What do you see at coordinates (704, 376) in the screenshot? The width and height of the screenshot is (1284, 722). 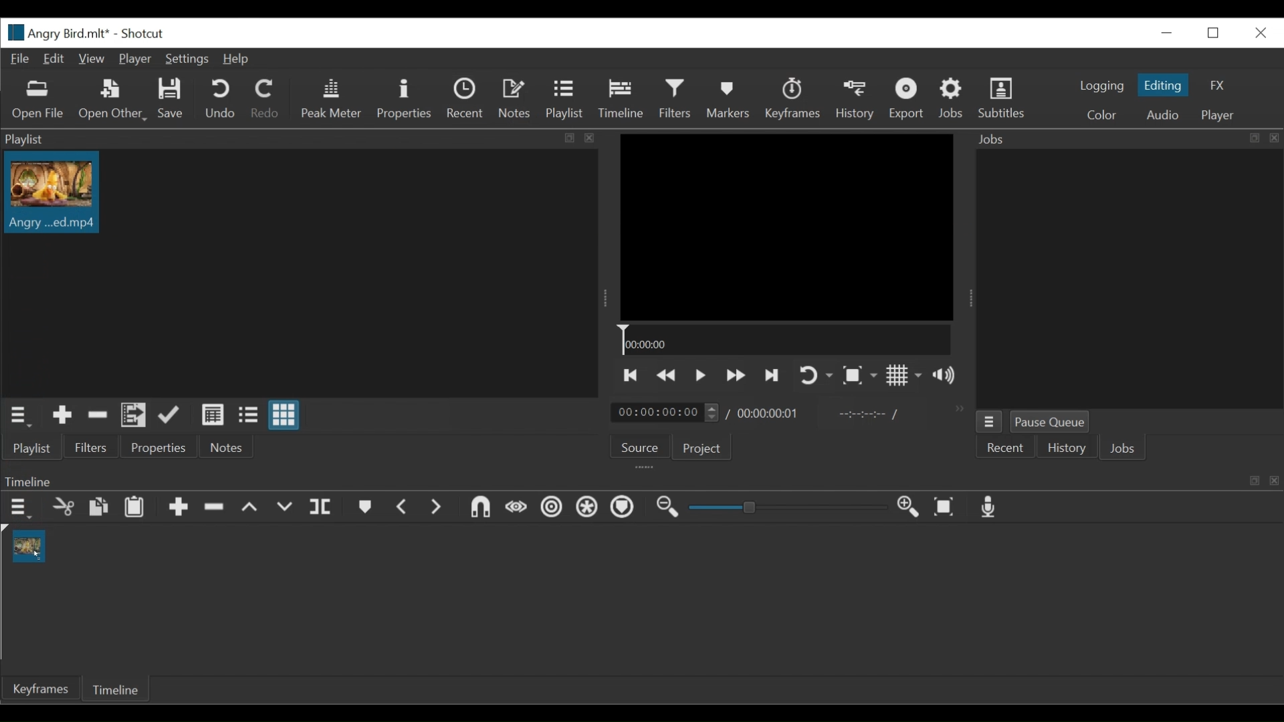 I see `Toggle play or pause` at bounding box center [704, 376].